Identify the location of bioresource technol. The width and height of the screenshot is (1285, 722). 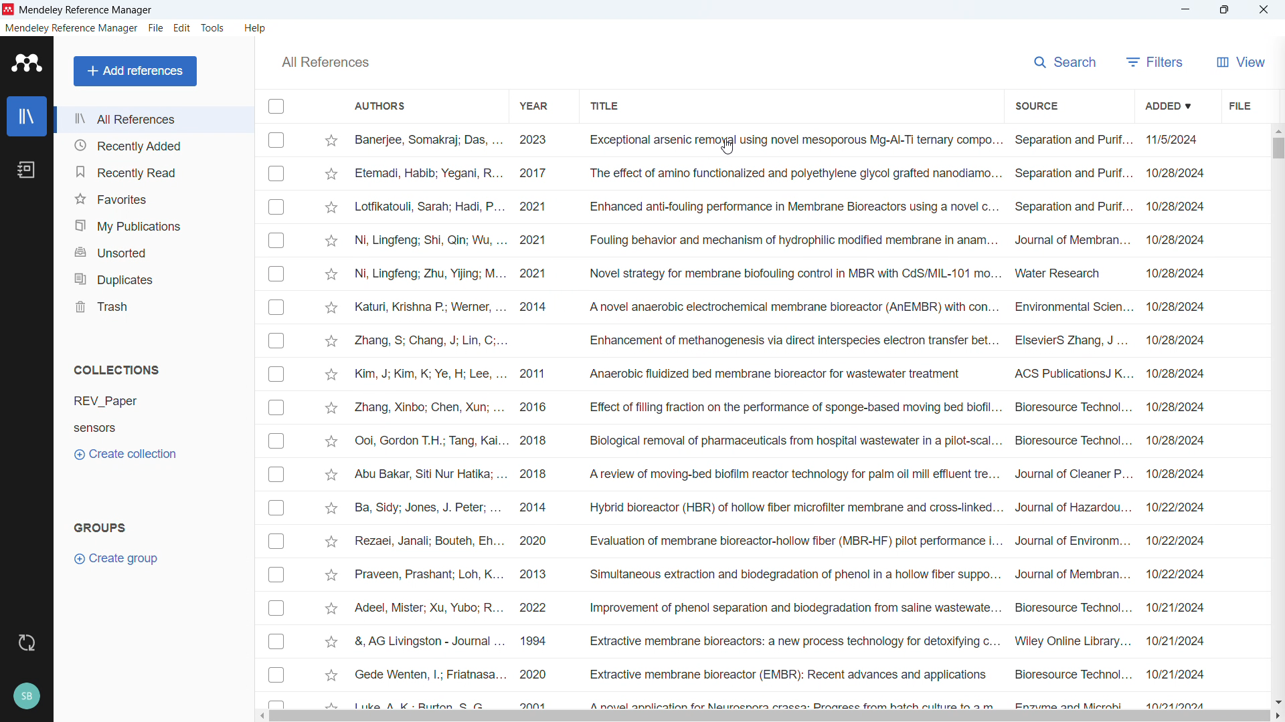
(1069, 406).